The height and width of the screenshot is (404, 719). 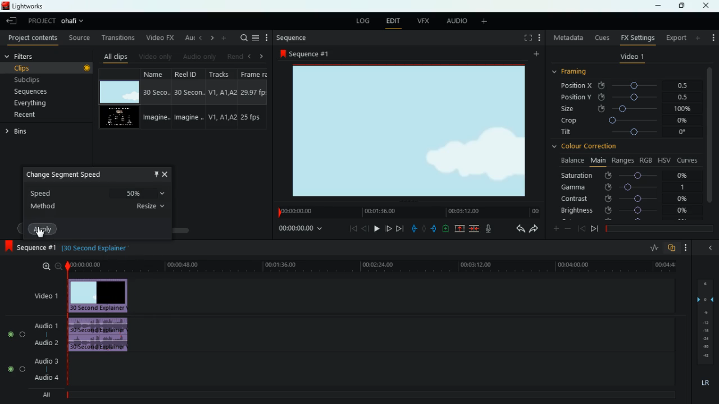 What do you see at coordinates (624, 199) in the screenshot?
I see `contrast` at bounding box center [624, 199].